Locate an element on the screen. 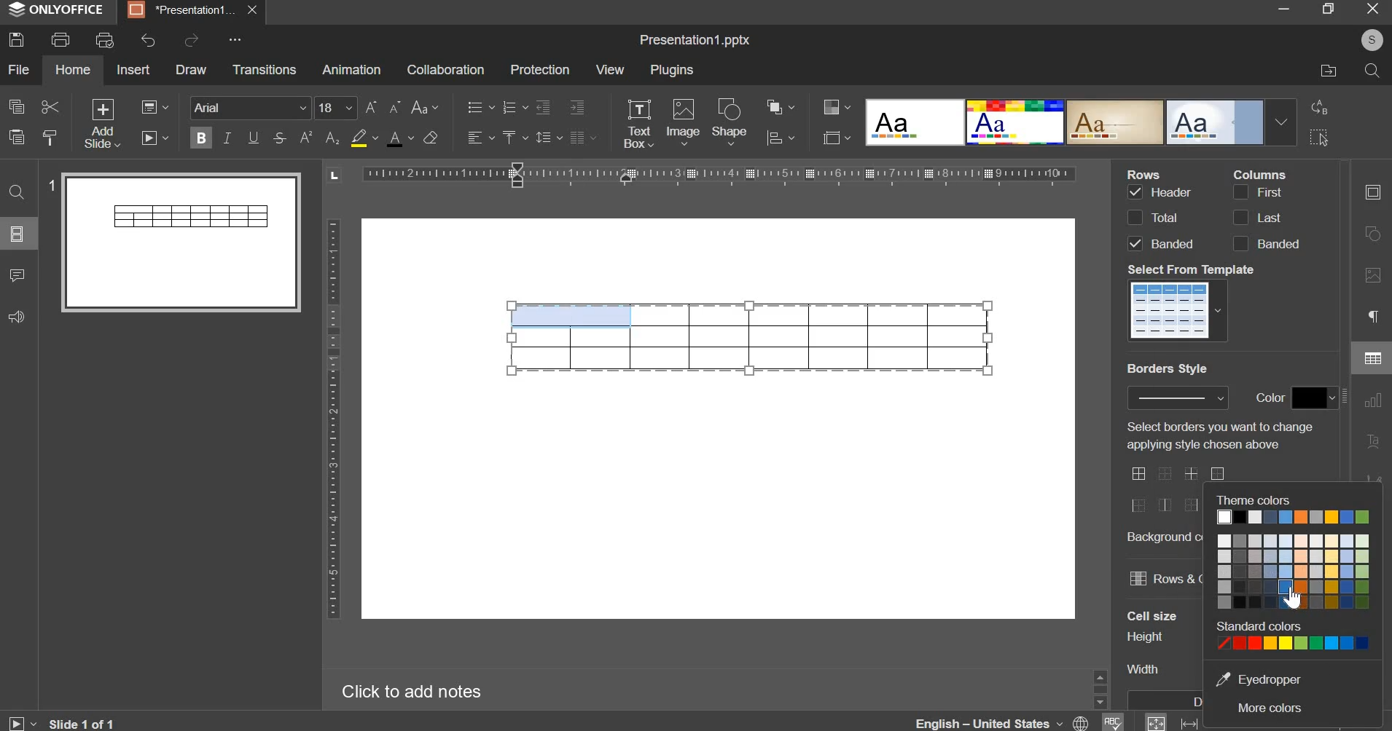 This screenshot has width=1392, height=731. print is located at coordinates (61, 39).